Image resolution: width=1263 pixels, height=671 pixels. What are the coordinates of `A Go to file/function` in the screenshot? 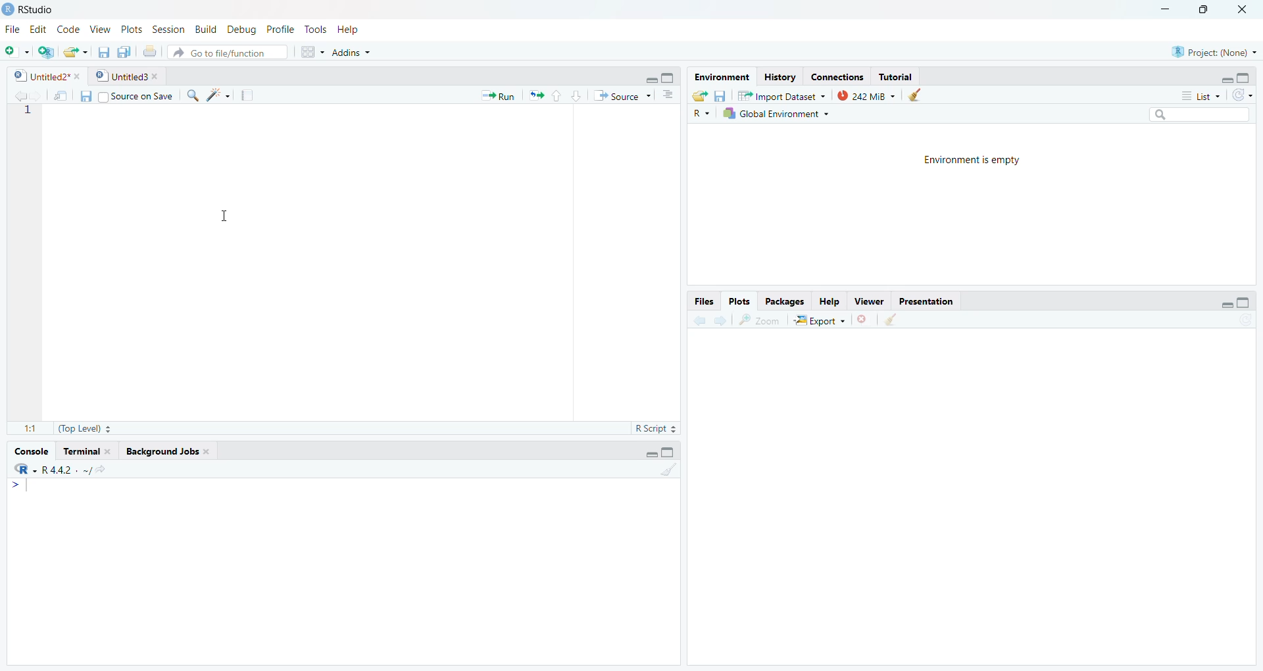 It's located at (227, 51).